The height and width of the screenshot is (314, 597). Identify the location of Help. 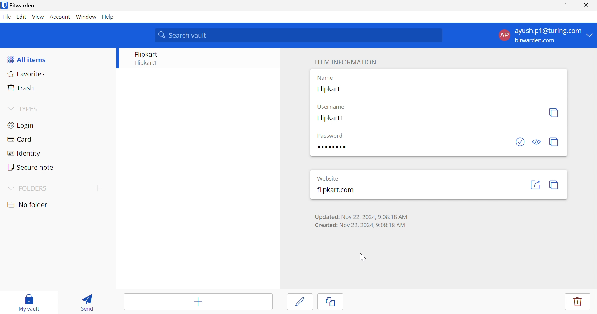
(110, 17).